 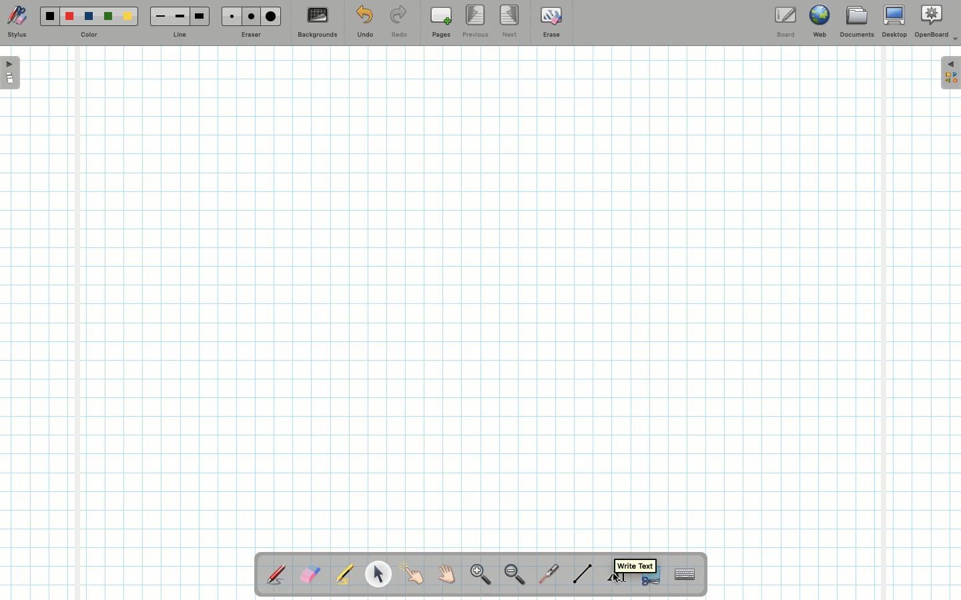 What do you see at coordinates (17, 22) in the screenshot?
I see `Stylus` at bounding box center [17, 22].